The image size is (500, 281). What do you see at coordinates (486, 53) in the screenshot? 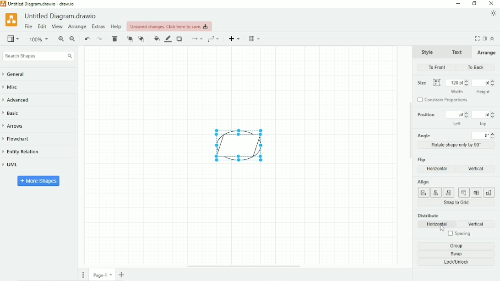
I see `Arrange` at bounding box center [486, 53].